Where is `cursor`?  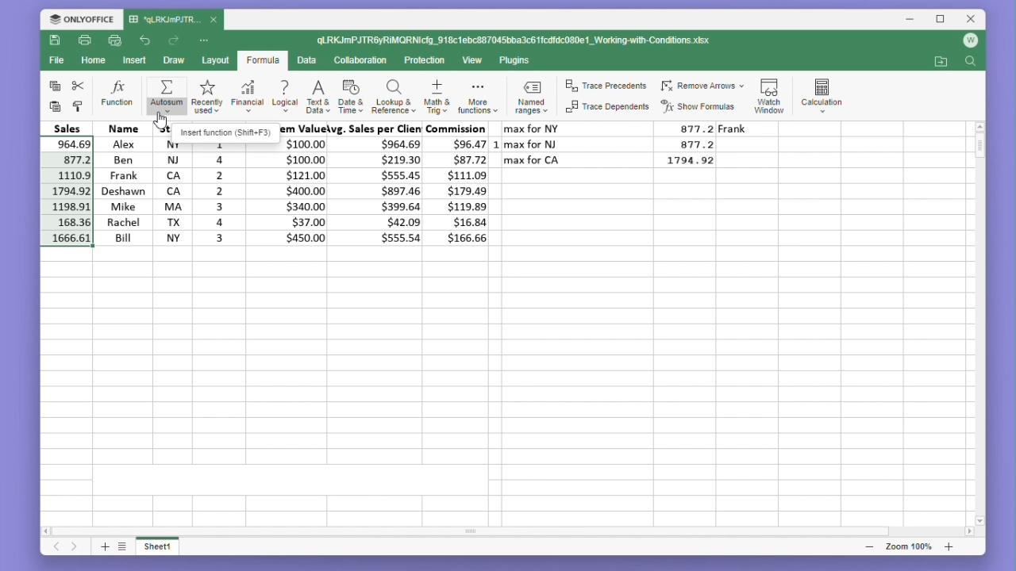 cursor is located at coordinates (160, 121).